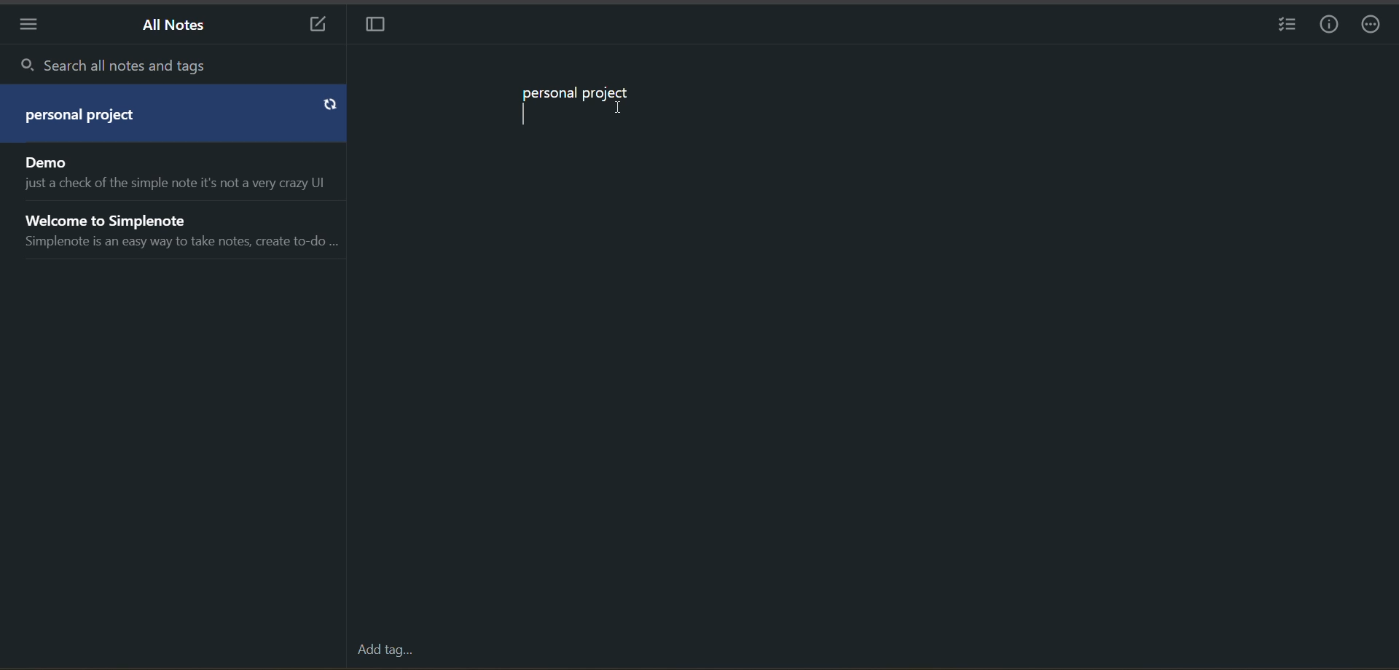  Describe the element at coordinates (87, 118) in the screenshot. I see `note title or heading` at that location.